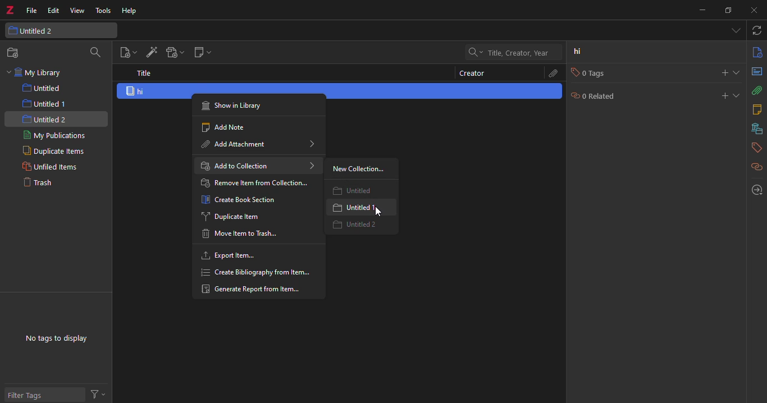 The image size is (767, 403). I want to click on show in history, so click(235, 105).